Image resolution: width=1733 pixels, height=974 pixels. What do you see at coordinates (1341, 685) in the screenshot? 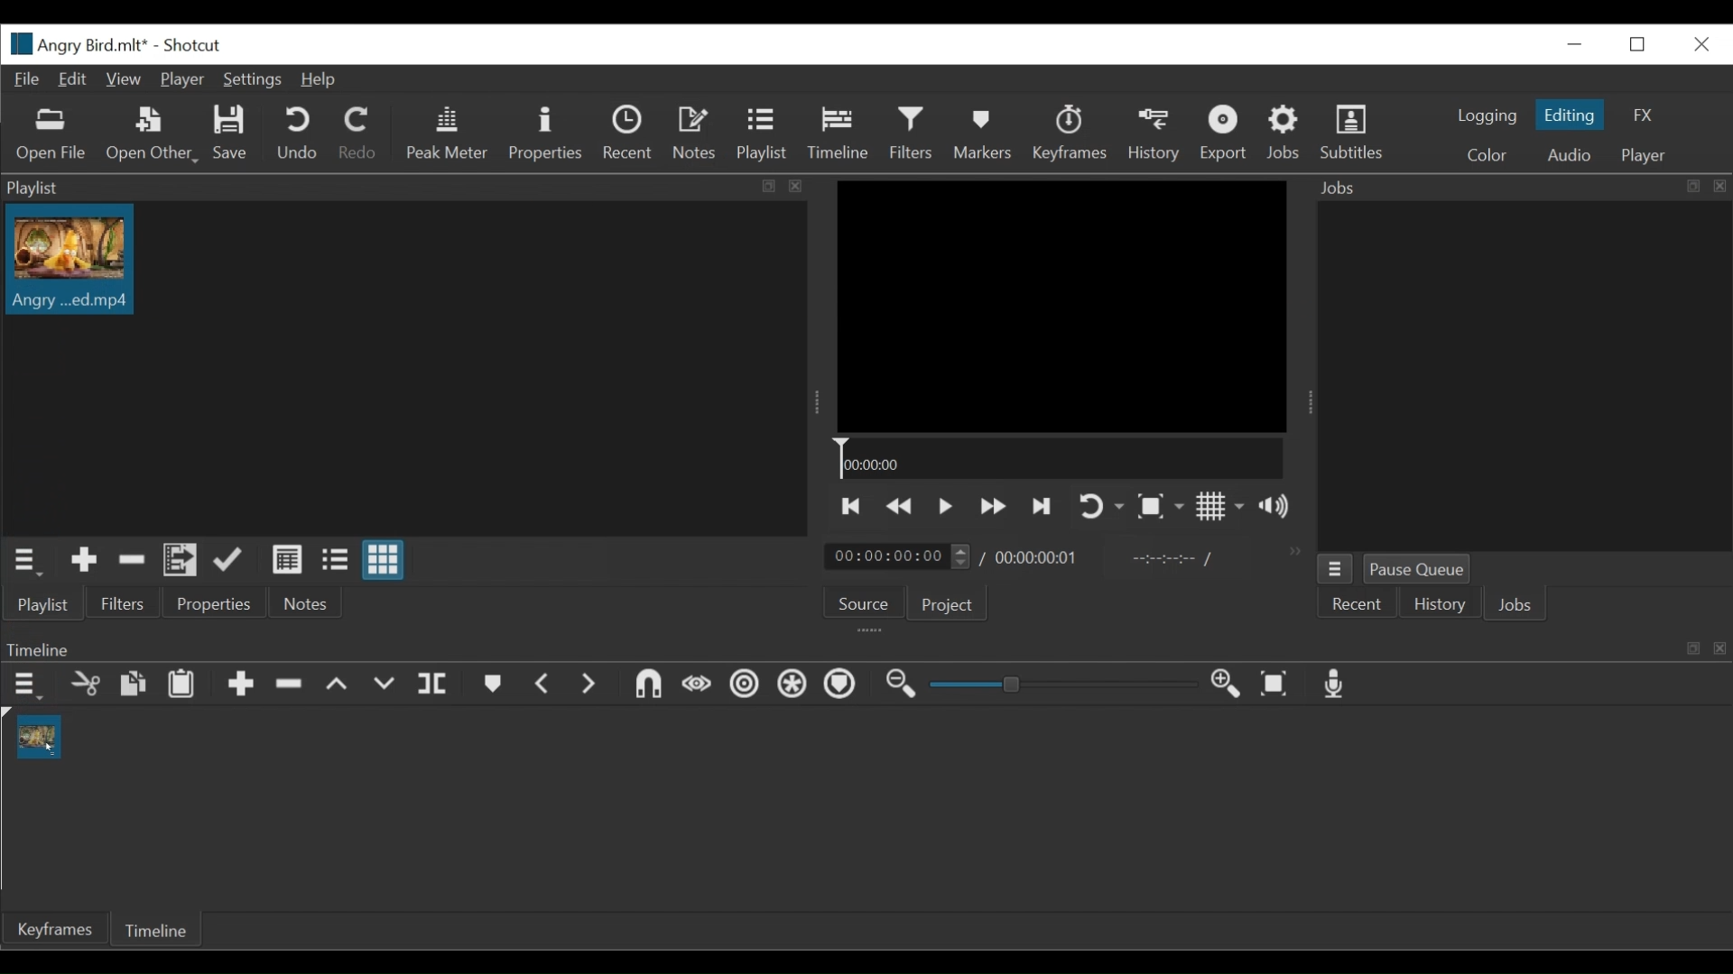
I see `Record audio` at bounding box center [1341, 685].